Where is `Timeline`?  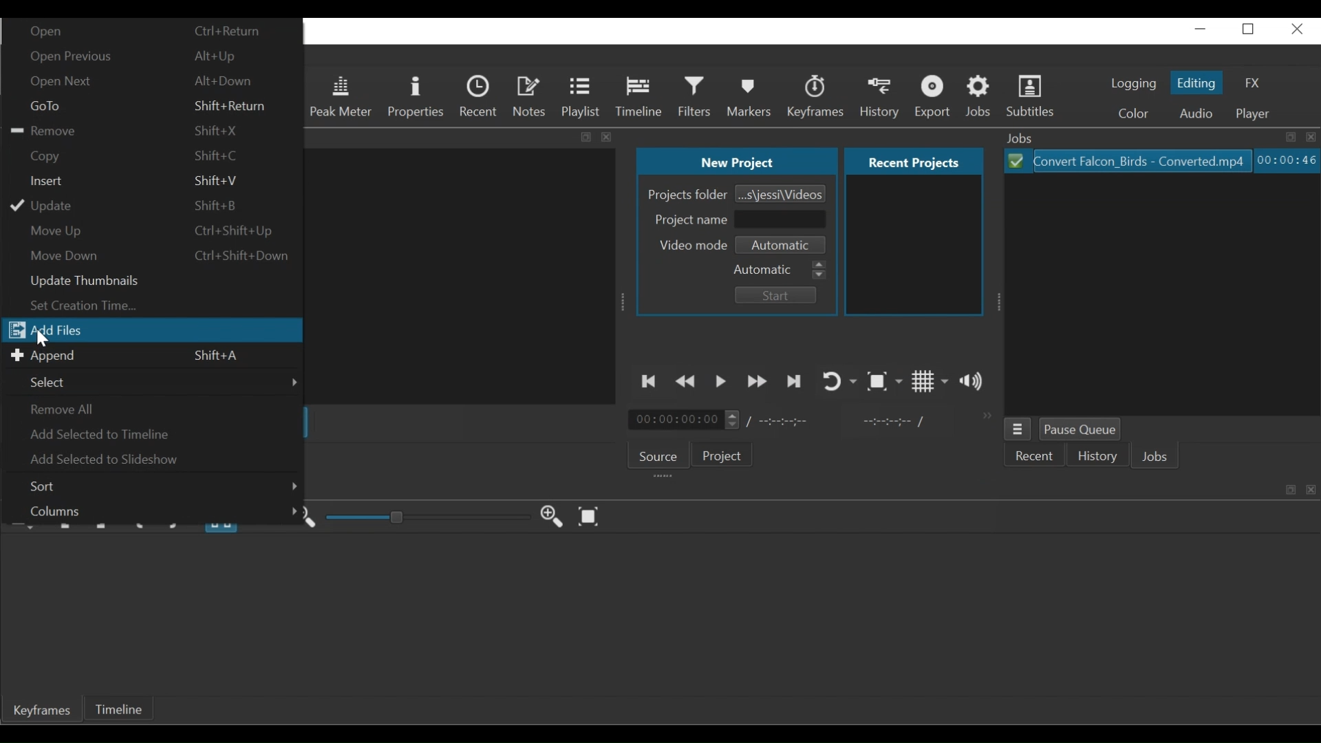
Timeline is located at coordinates (119, 709).